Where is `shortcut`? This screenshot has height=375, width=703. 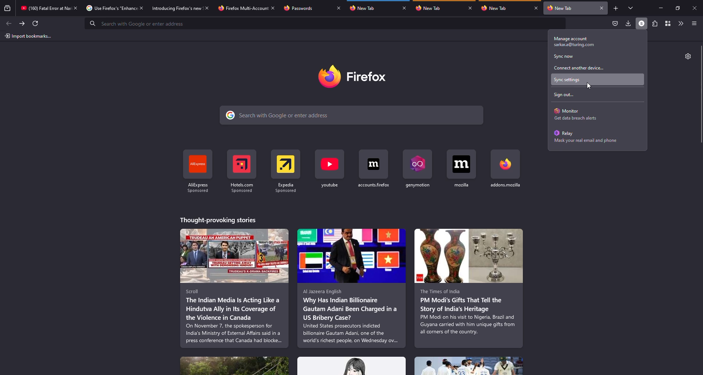 shortcut is located at coordinates (242, 171).